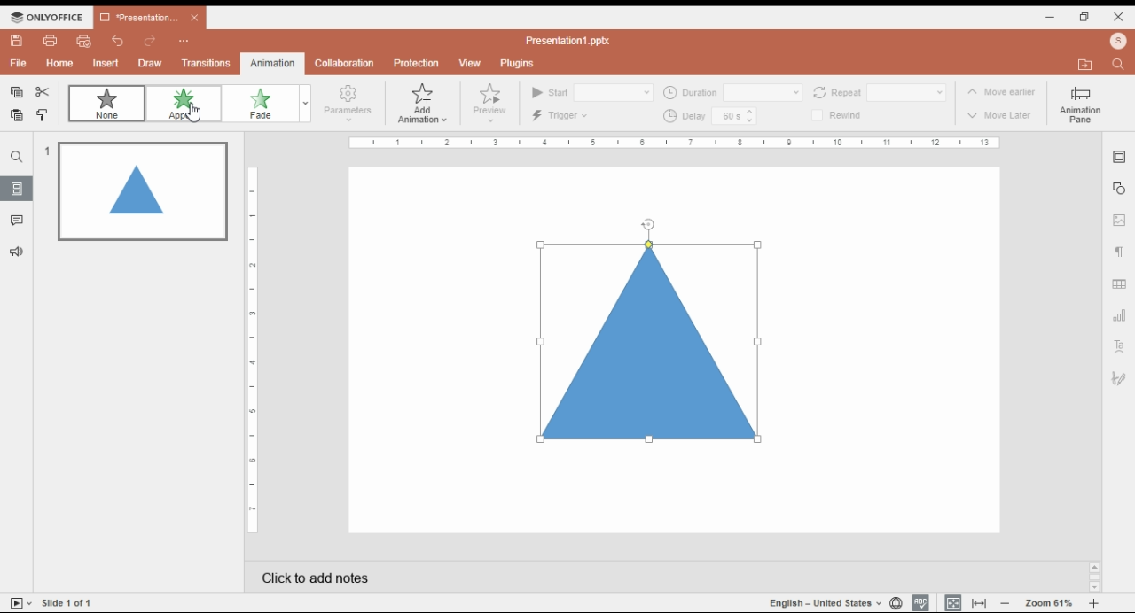 The width and height of the screenshot is (1135, 613). Describe the element at coordinates (994, 90) in the screenshot. I see `move erlier` at that location.